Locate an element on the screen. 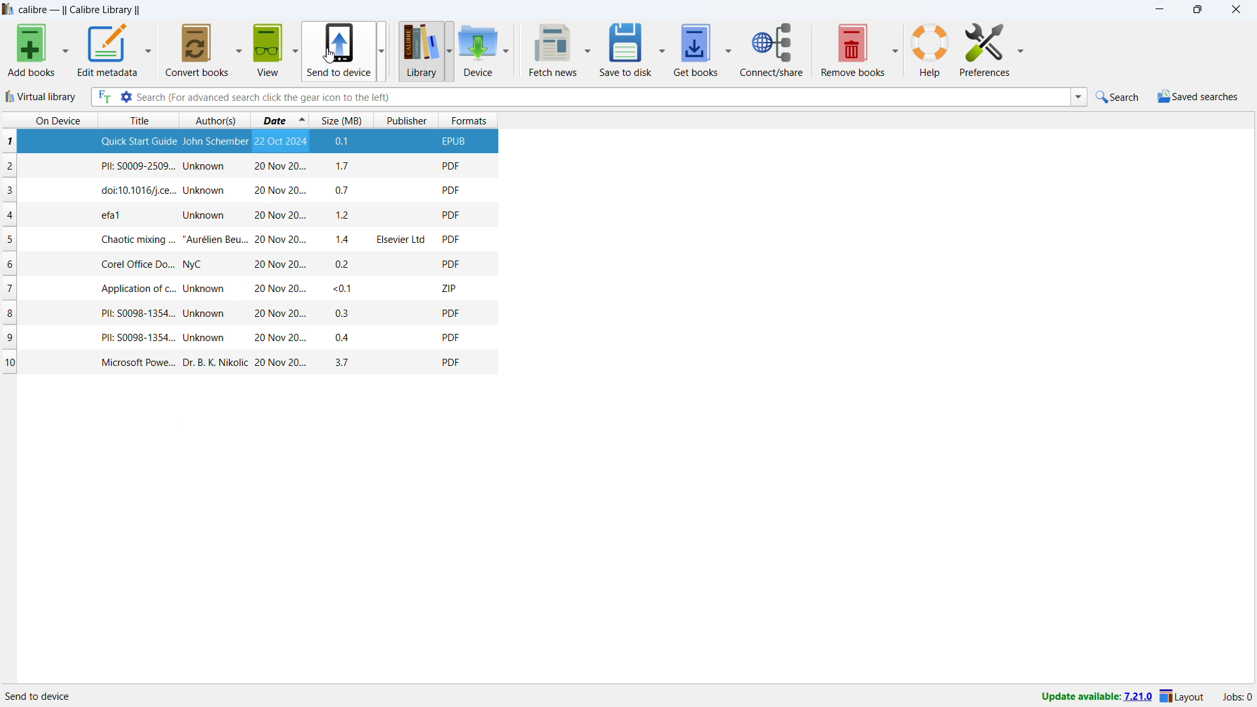  remove books is located at coordinates (853, 50).